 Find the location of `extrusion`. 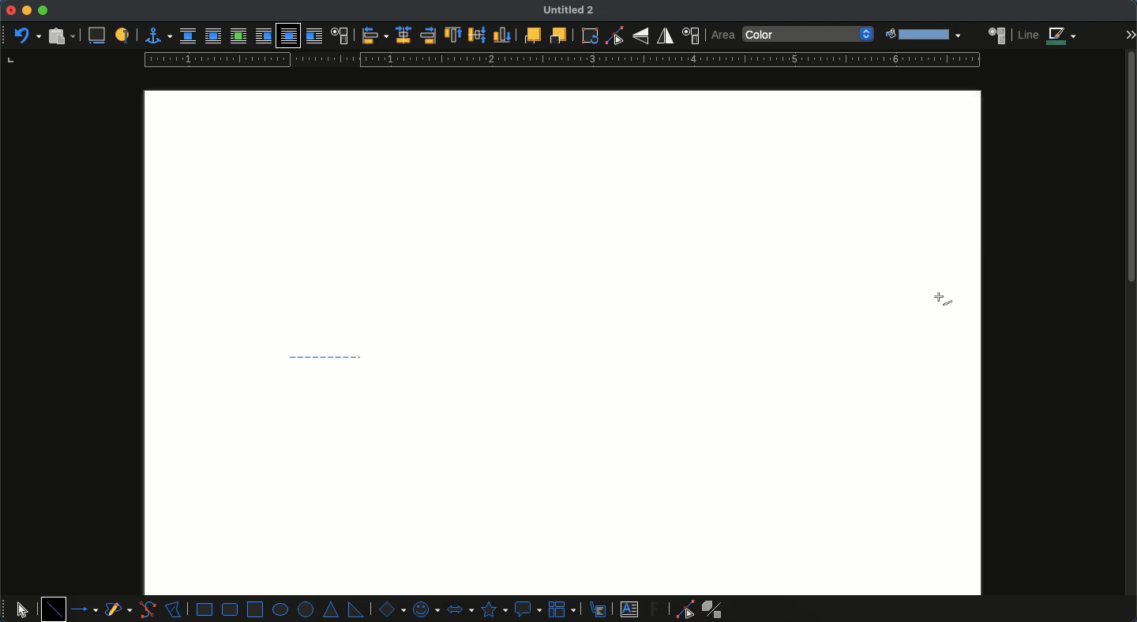

extrusion is located at coordinates (715, 609).